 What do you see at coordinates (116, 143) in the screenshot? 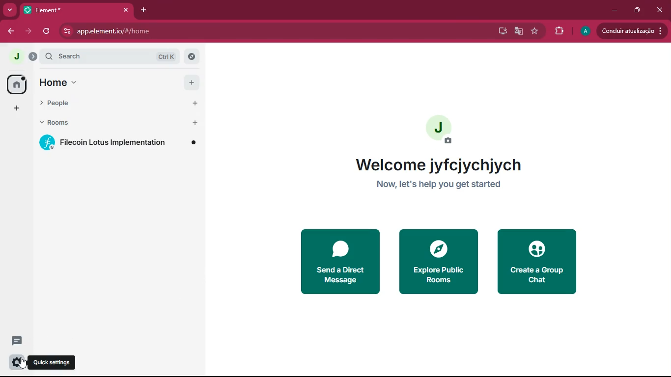
I see `filecoin lotus implementation` at bounding box center [116, 143].